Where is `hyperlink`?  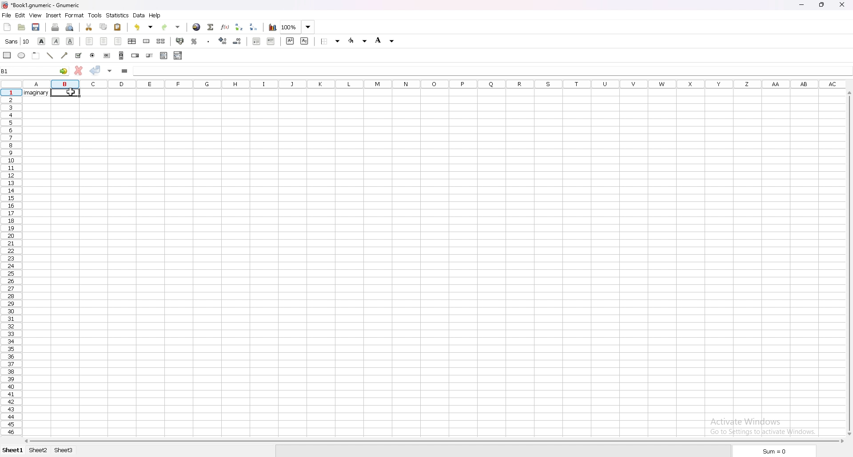
hyperlink is located at coordinates (197, 27).